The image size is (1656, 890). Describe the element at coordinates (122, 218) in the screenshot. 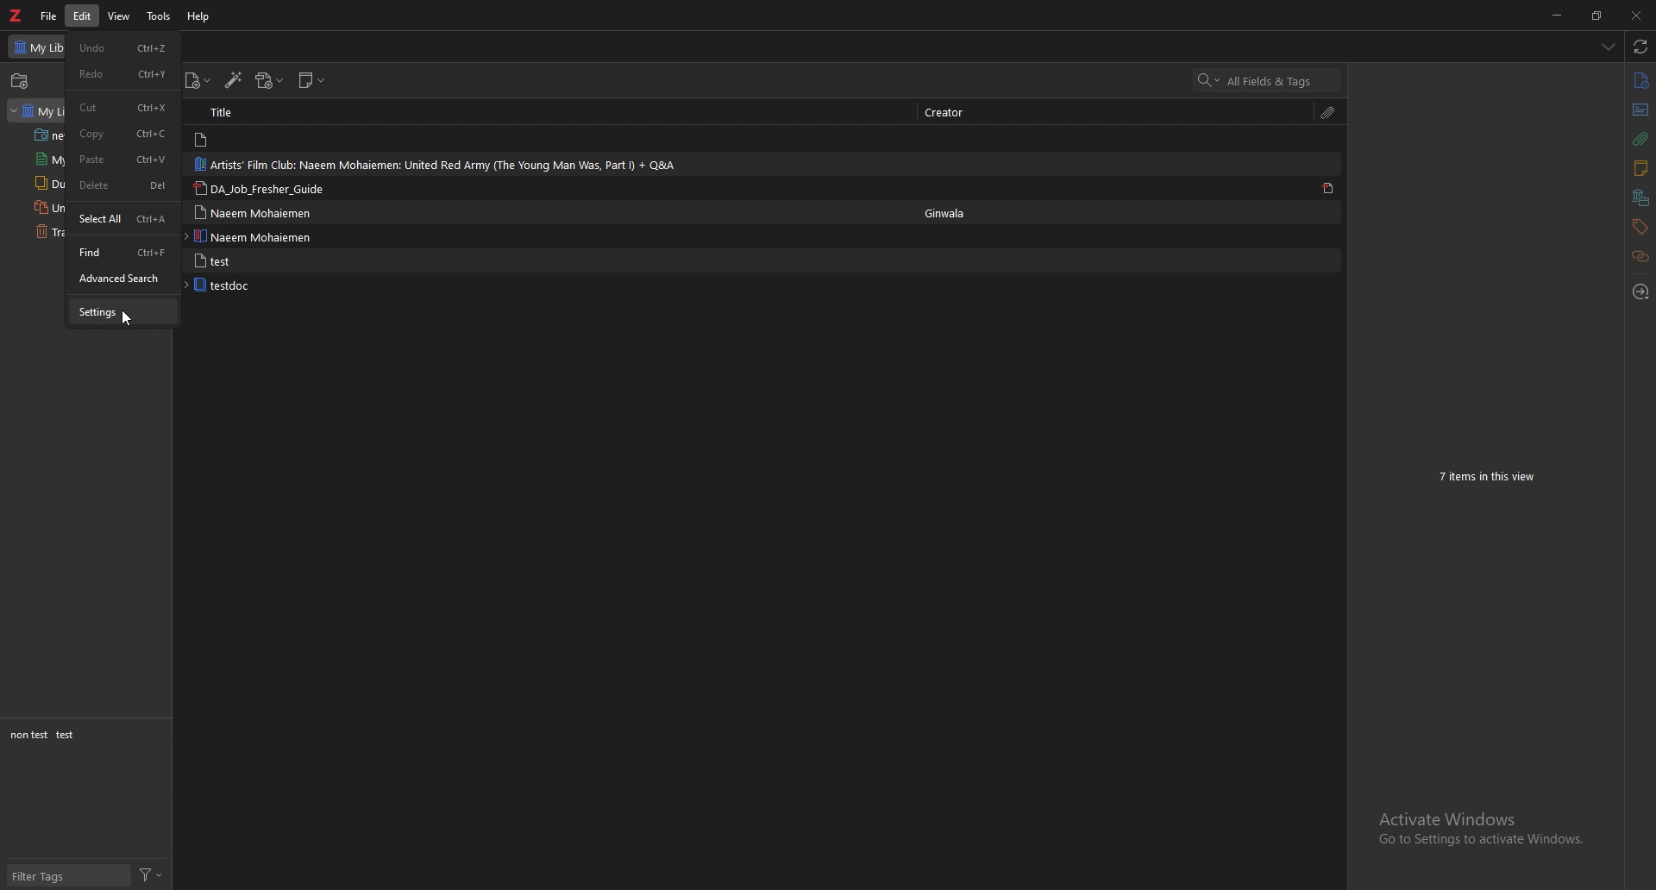

I see `select all` at that location.